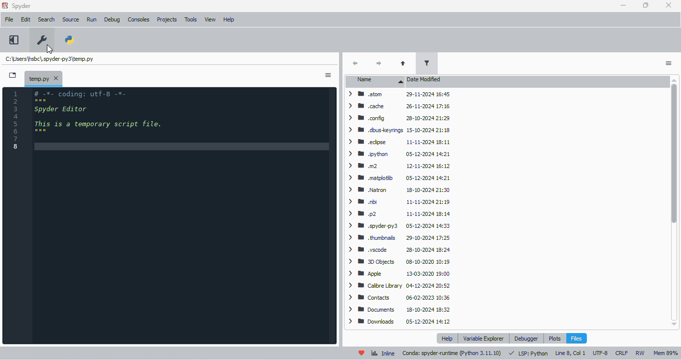 The image size is (681, 360). What do you see at coordinates (139, 20) in the screenshot?
I see `consoles` at bounding box center [139, 20].